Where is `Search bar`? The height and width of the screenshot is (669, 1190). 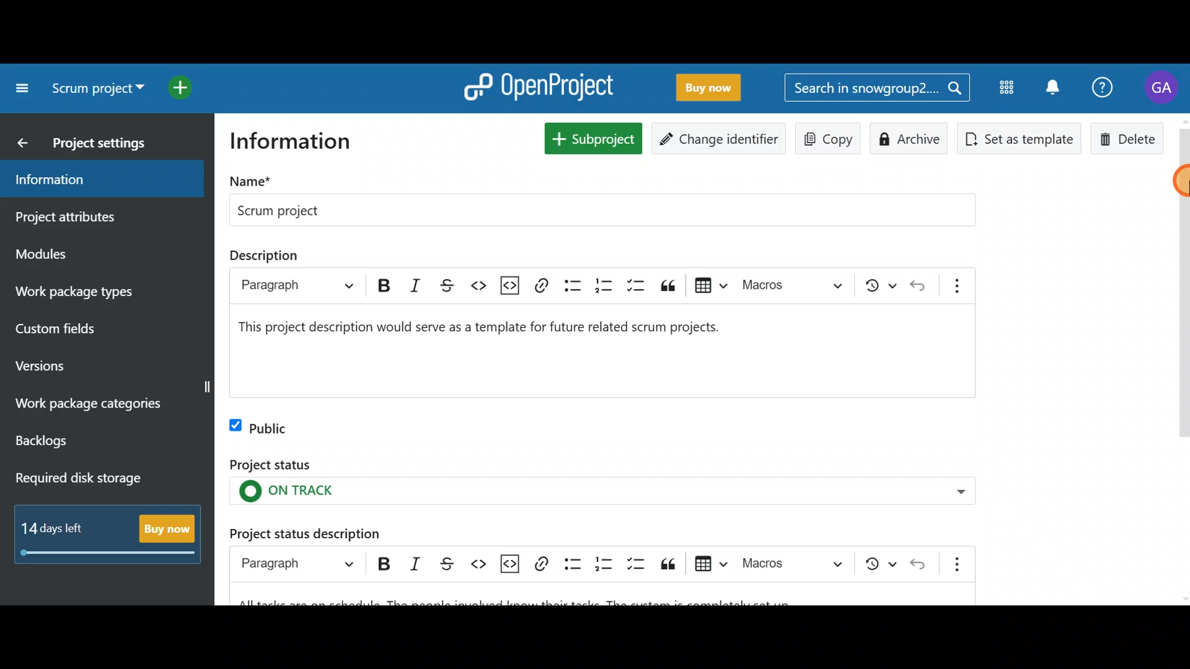 Search bar is located at coordinates (876, 90).